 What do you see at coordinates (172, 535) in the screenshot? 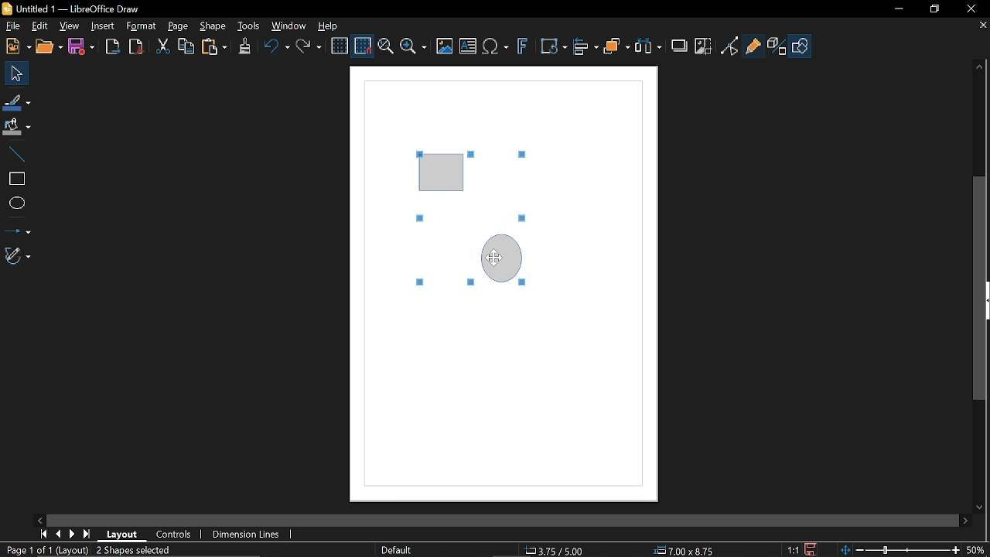
I see `Controls` at bounding box center [172, 535].